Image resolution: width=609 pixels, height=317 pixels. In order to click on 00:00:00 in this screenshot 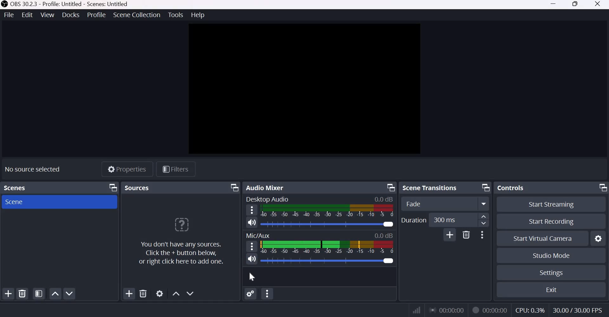, I will do `click(446, 309)`.